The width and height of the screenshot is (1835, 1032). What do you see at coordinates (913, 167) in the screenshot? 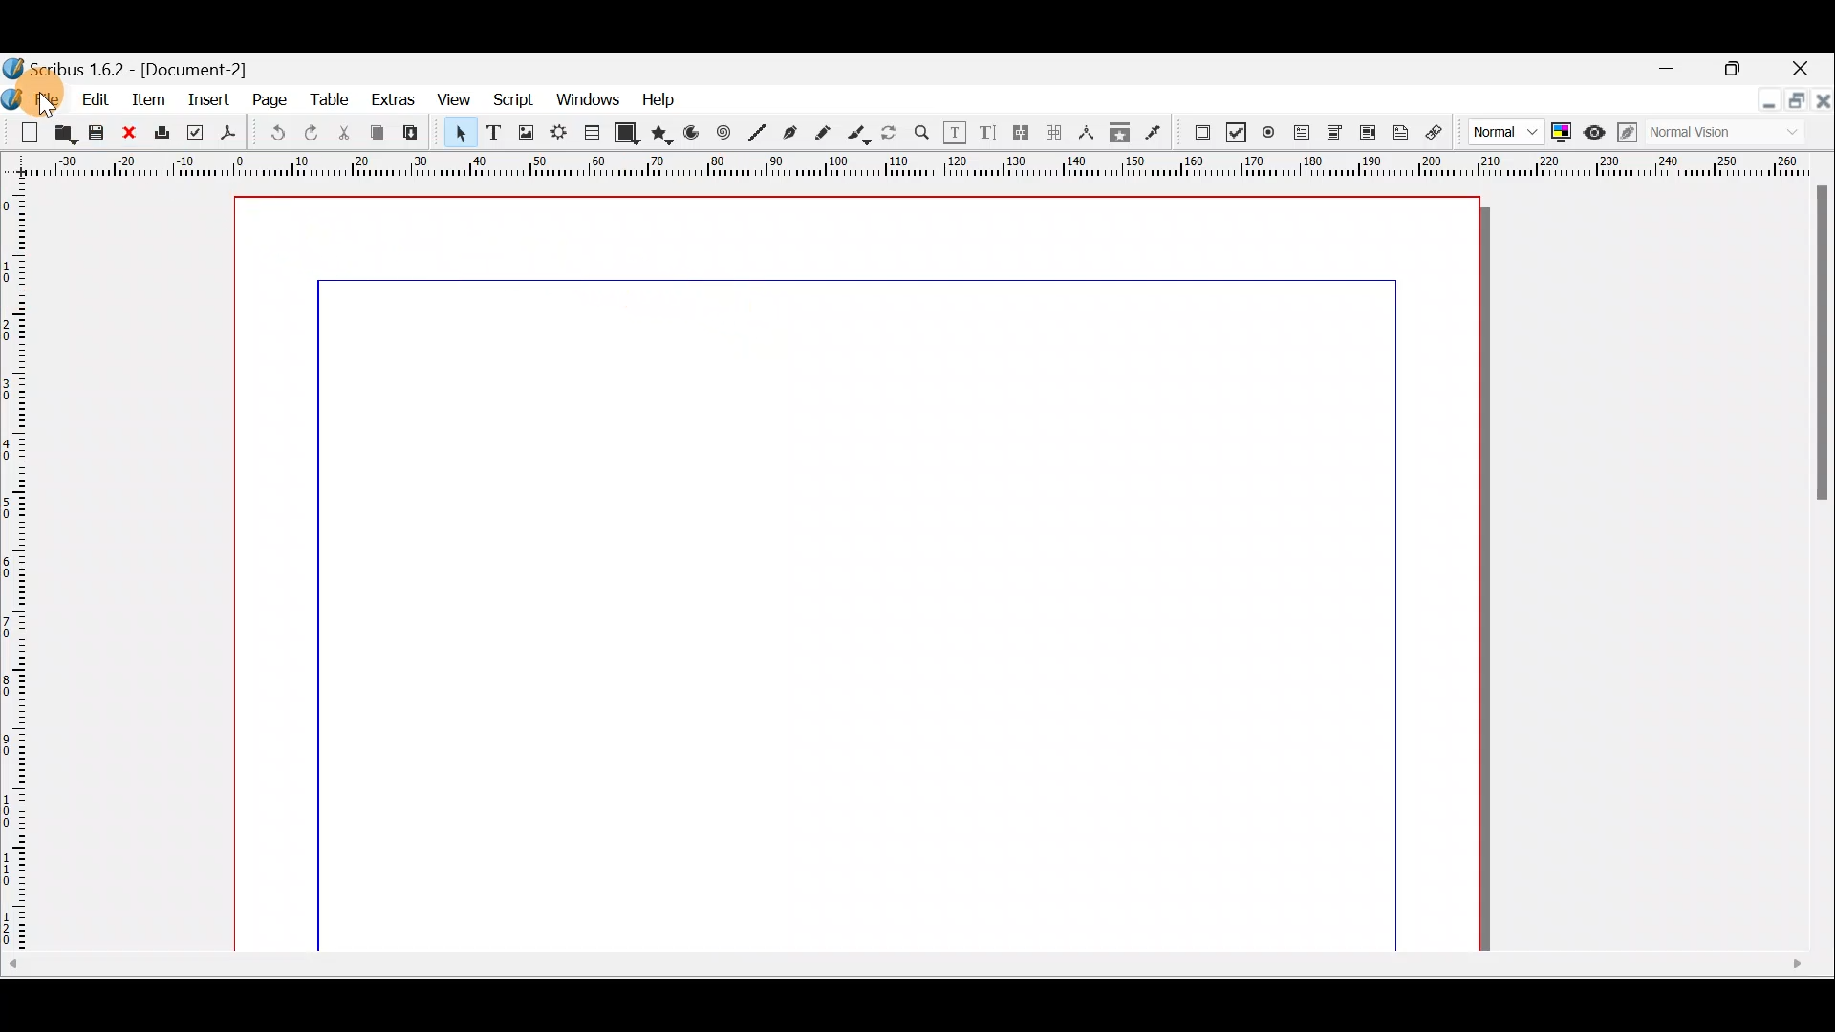
I see `Ruler` at bounding box center [913, 167].